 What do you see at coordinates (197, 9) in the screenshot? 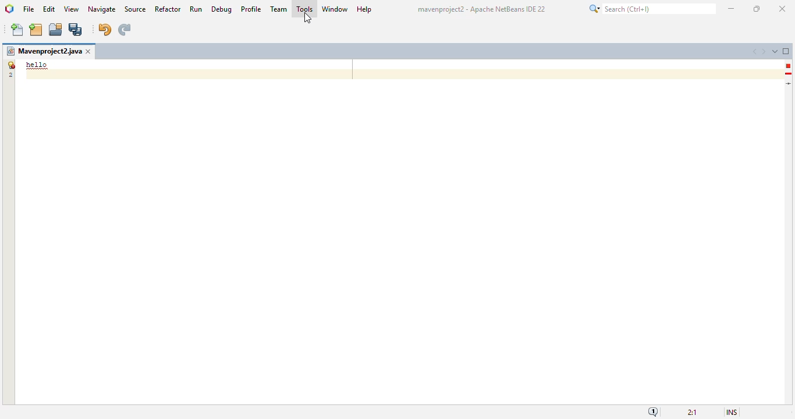
I see `run` at bounding box center [197, 9].